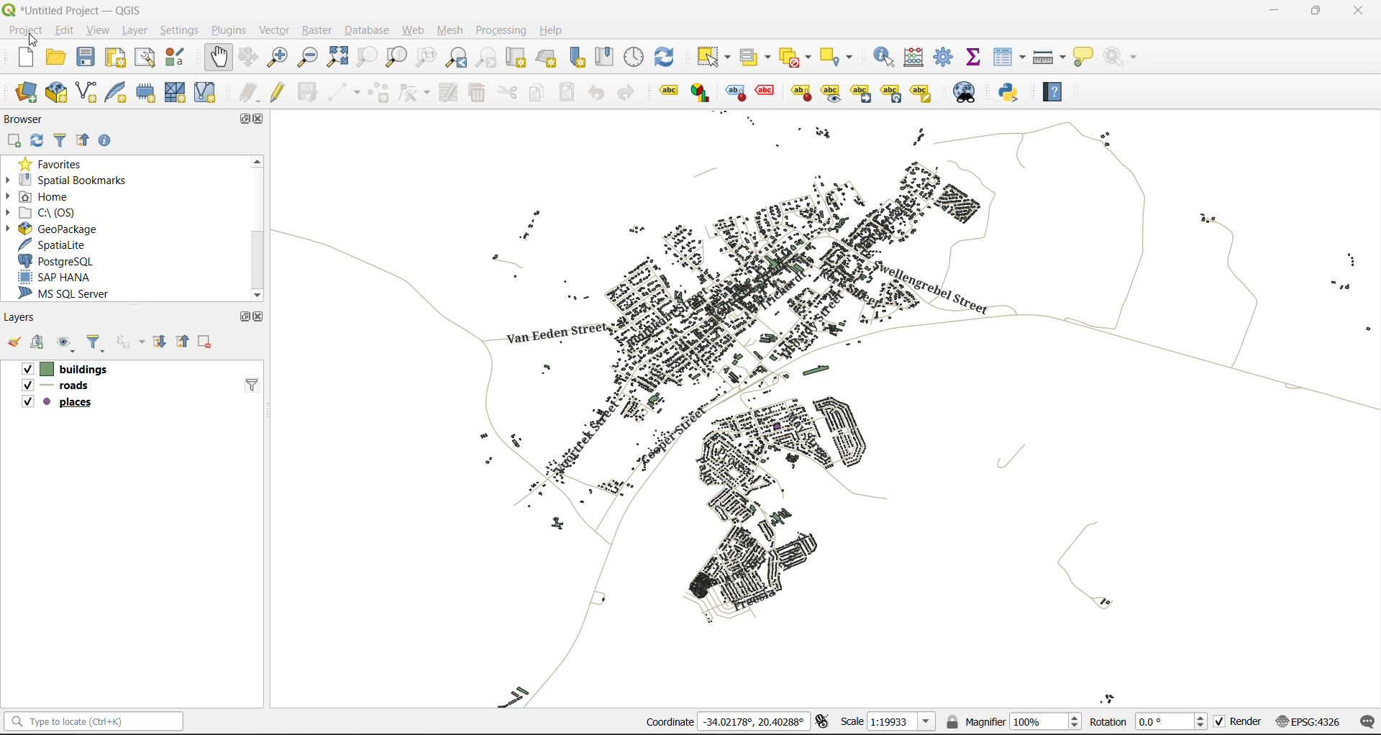  What do you see at coordinates (57, 163) in the screenshot?
I see `favorites` at bounding box center [57, 163].